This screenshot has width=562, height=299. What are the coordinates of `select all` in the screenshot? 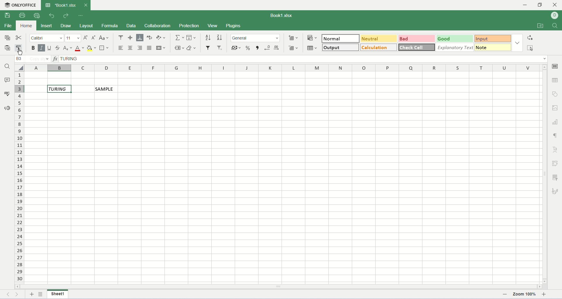 It's located at (530, 47).